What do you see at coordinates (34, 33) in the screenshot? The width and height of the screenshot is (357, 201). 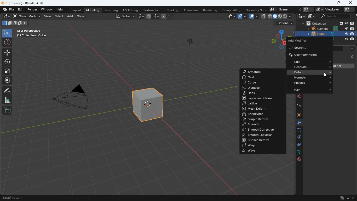 I see `user perspective` at bounding box center [34, 33].